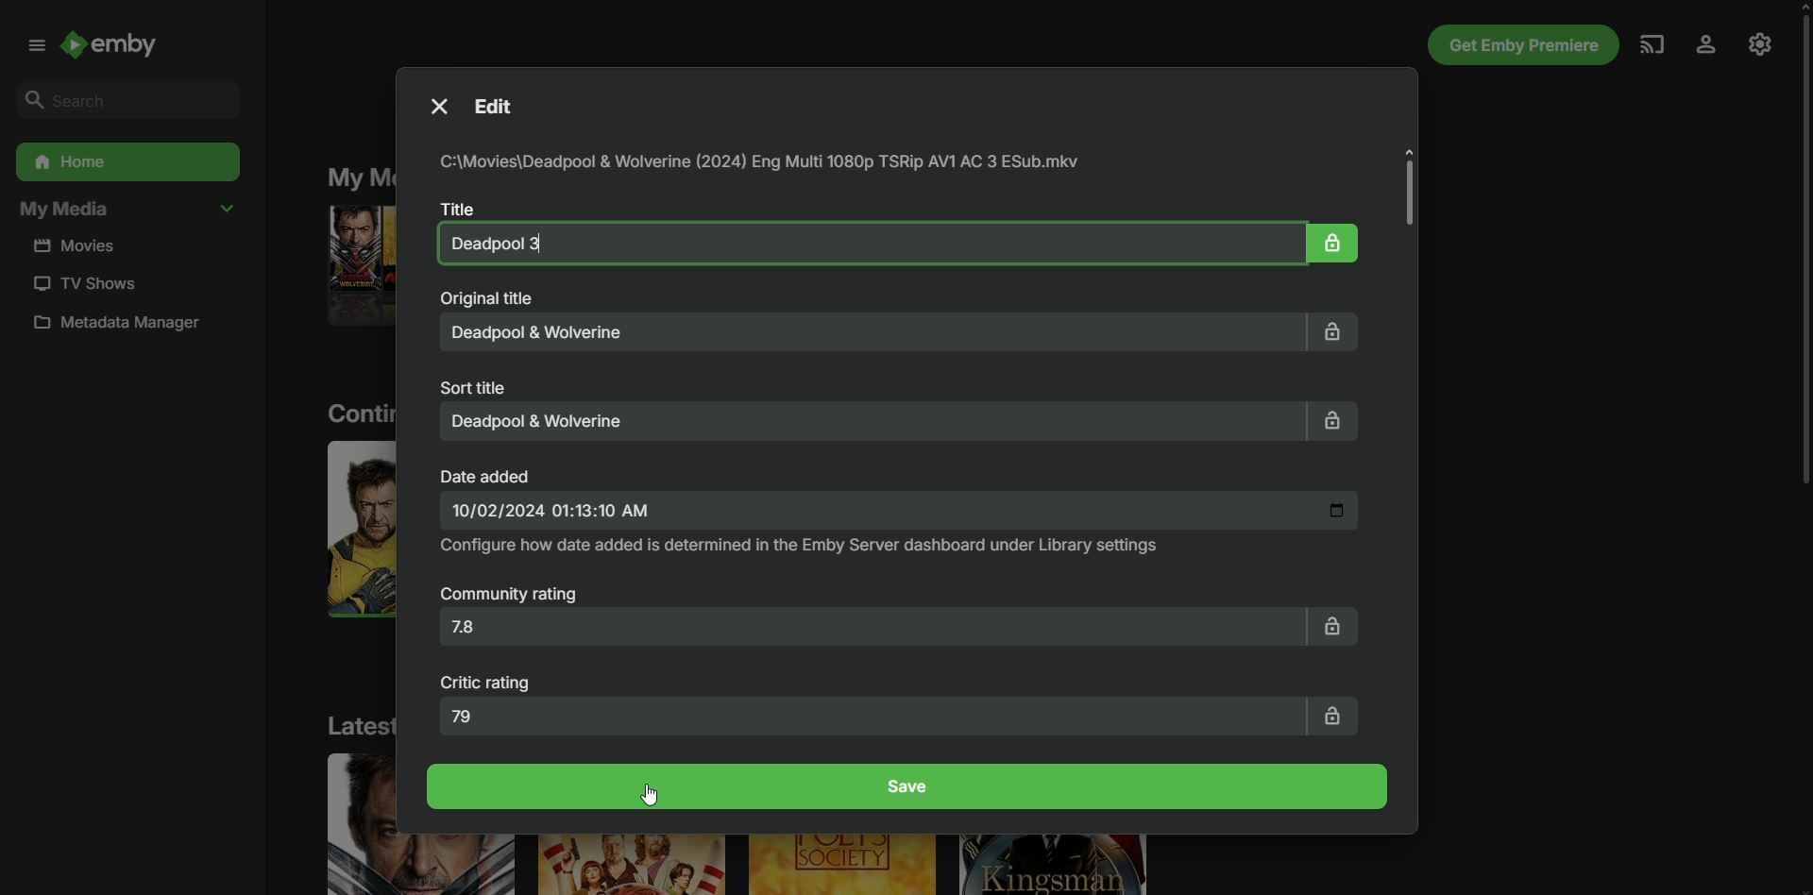 This screenshot has height=895, width=1813. I want to click on Critic rating, so click(489, 684).